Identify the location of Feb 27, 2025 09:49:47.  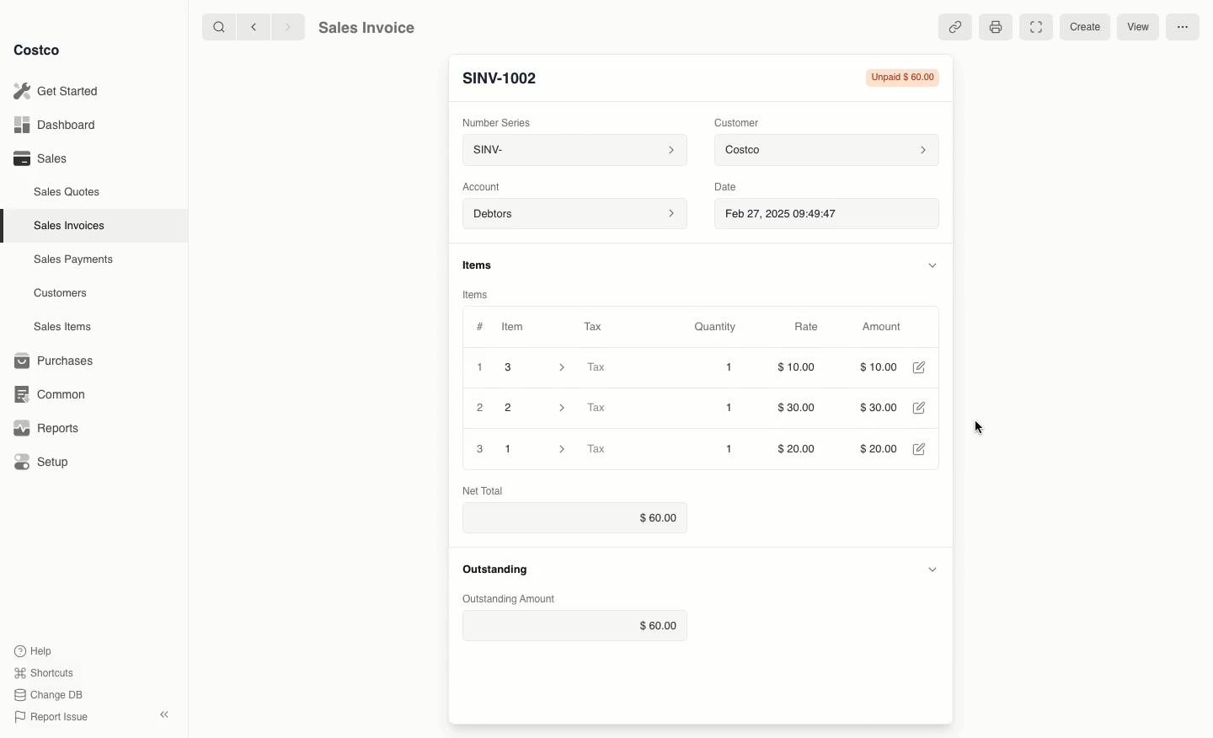
(820, 213).